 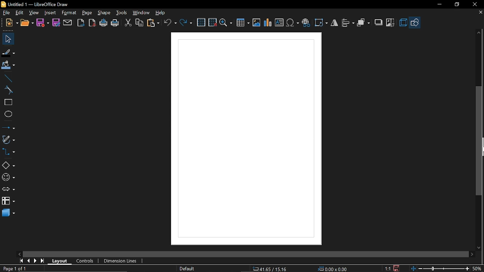 What do you see at coordinates (257, 23) in the screenshot?
I see `Insert image` at bounding box center [257, 23].